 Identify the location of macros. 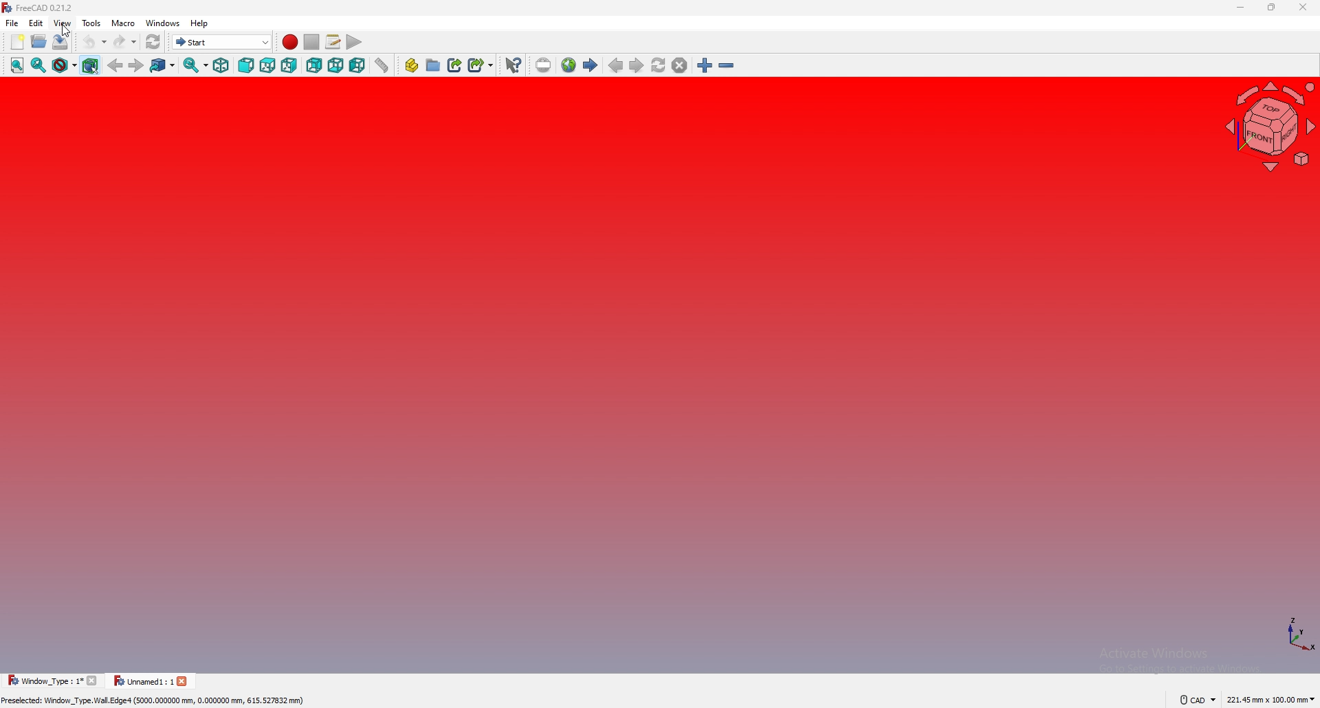
(333, 42).